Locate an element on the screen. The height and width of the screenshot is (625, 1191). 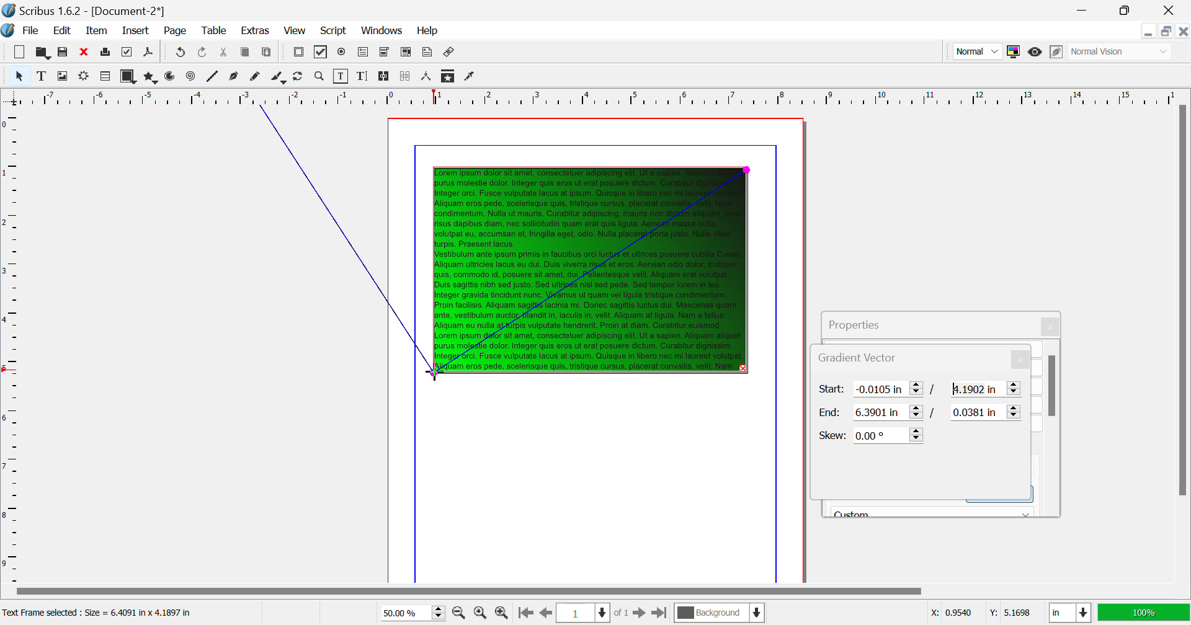
Scroll Bar is located at coordinates (1183, 342).